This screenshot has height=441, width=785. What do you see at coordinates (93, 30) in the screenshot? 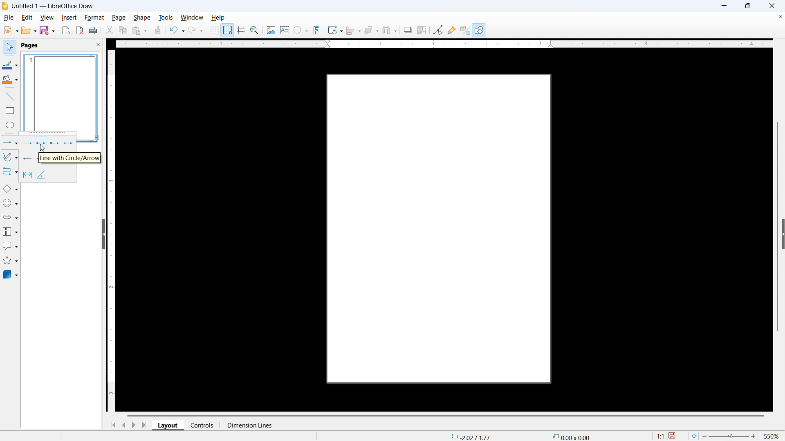
I see `print ` at bounding box center [93, 30].